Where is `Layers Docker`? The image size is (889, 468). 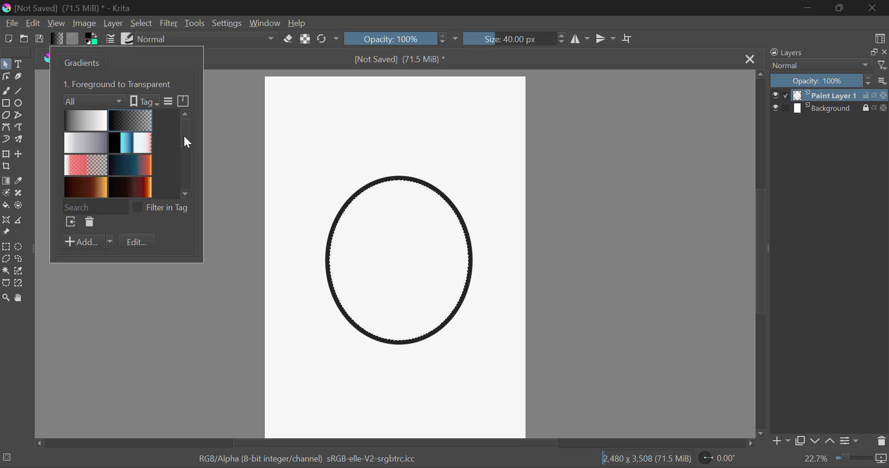
Layers Docker is located at coordinates (795, 52).